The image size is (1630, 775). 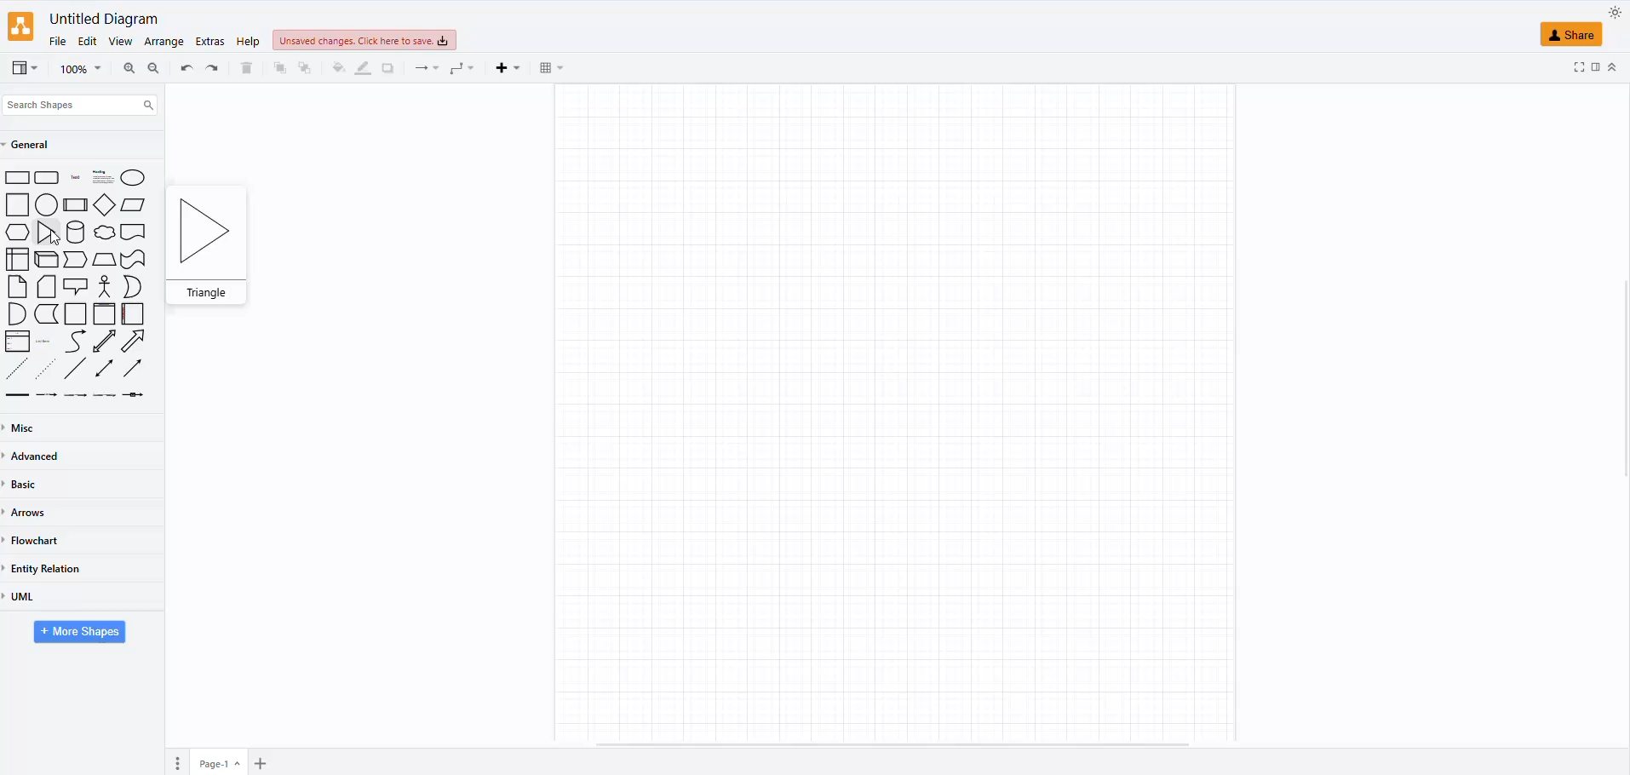 What do you see at coordinates (72, 69) in the screenshot?
I see `magnifier` at bounding box center [72, 69].